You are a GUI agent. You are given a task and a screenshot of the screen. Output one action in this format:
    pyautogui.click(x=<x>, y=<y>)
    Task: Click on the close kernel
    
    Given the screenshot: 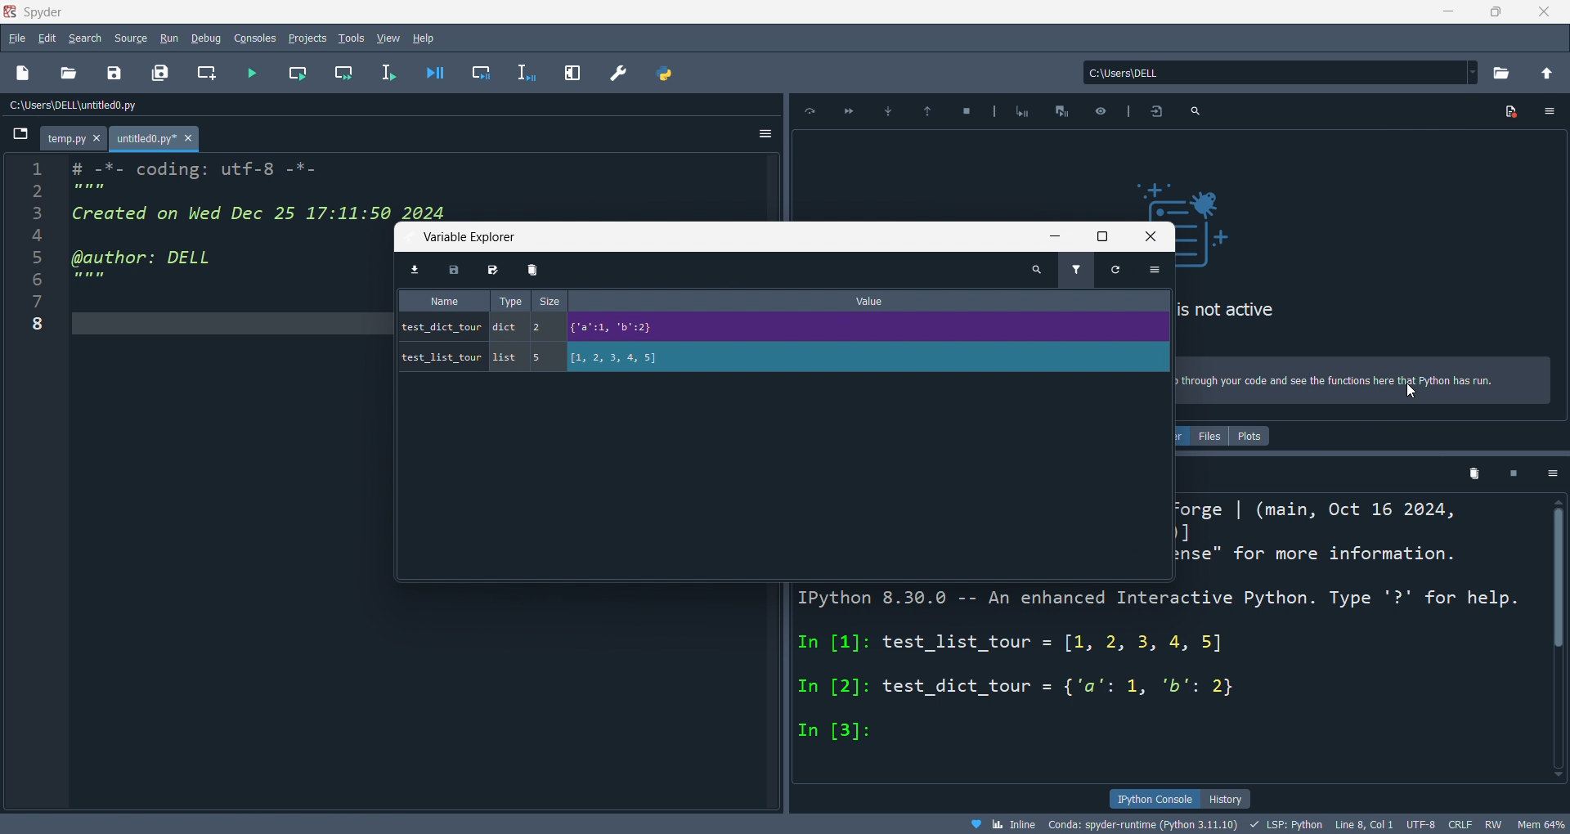 What is the action you would take?
    pyautogui.click(x=1515, y=475)
    